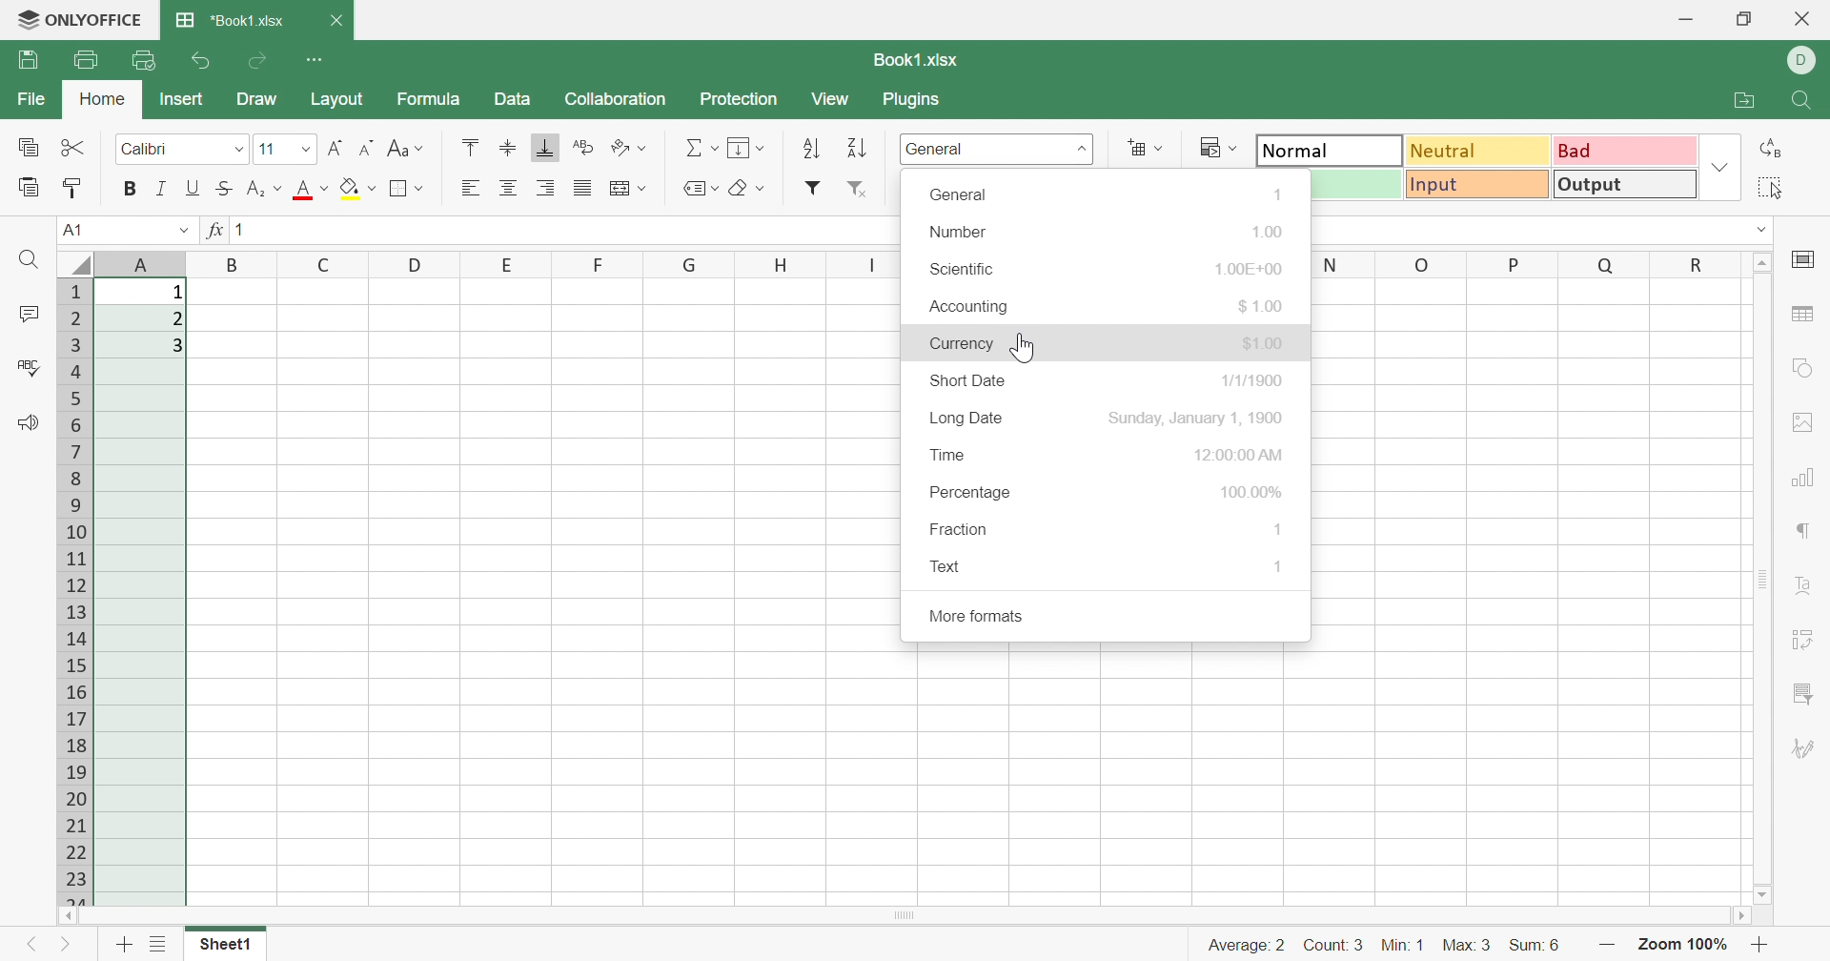  What do you see at coordinates (87, 60) in the screenshot?
I see `Print file` at bounding box center [87, 60].